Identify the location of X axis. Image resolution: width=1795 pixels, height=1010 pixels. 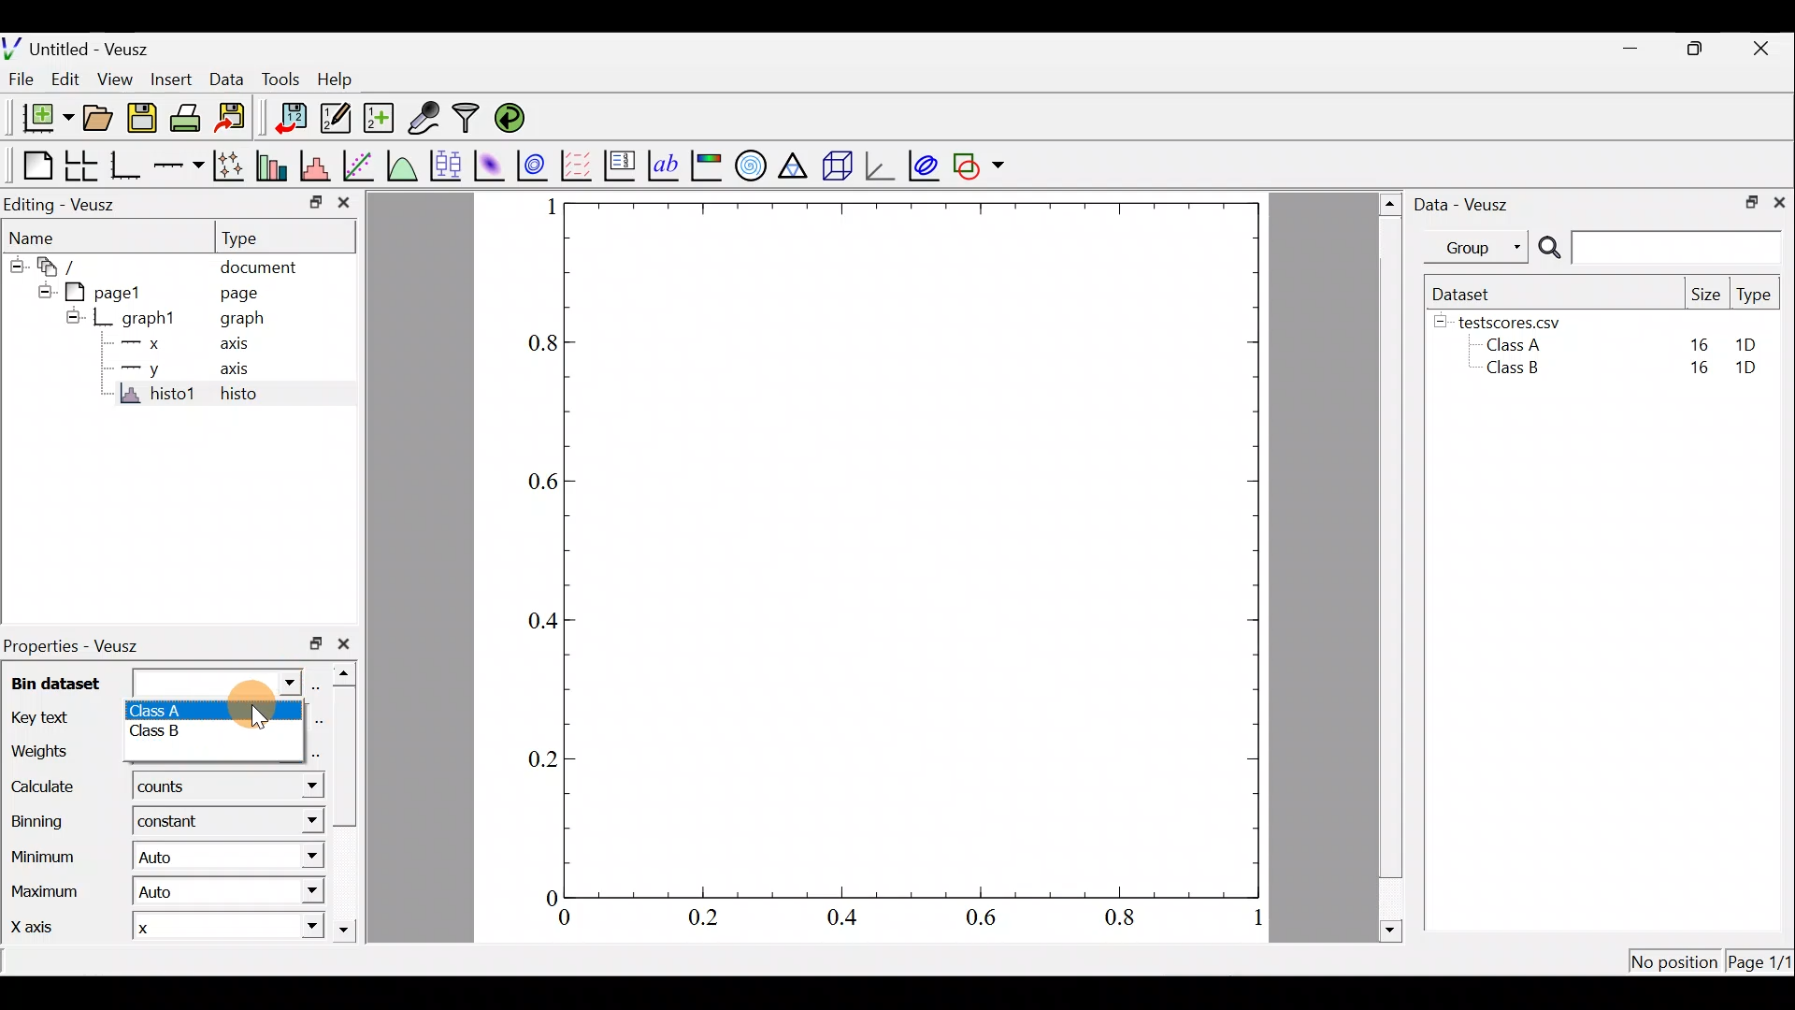
(40, 930).